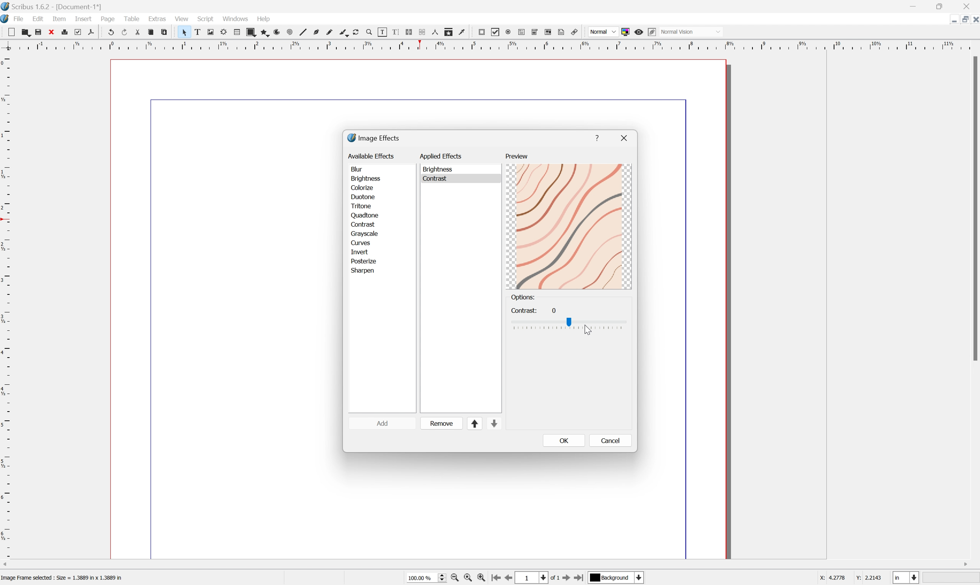 The image size is (980, 585). I want to click on preview, so click(570, 226).